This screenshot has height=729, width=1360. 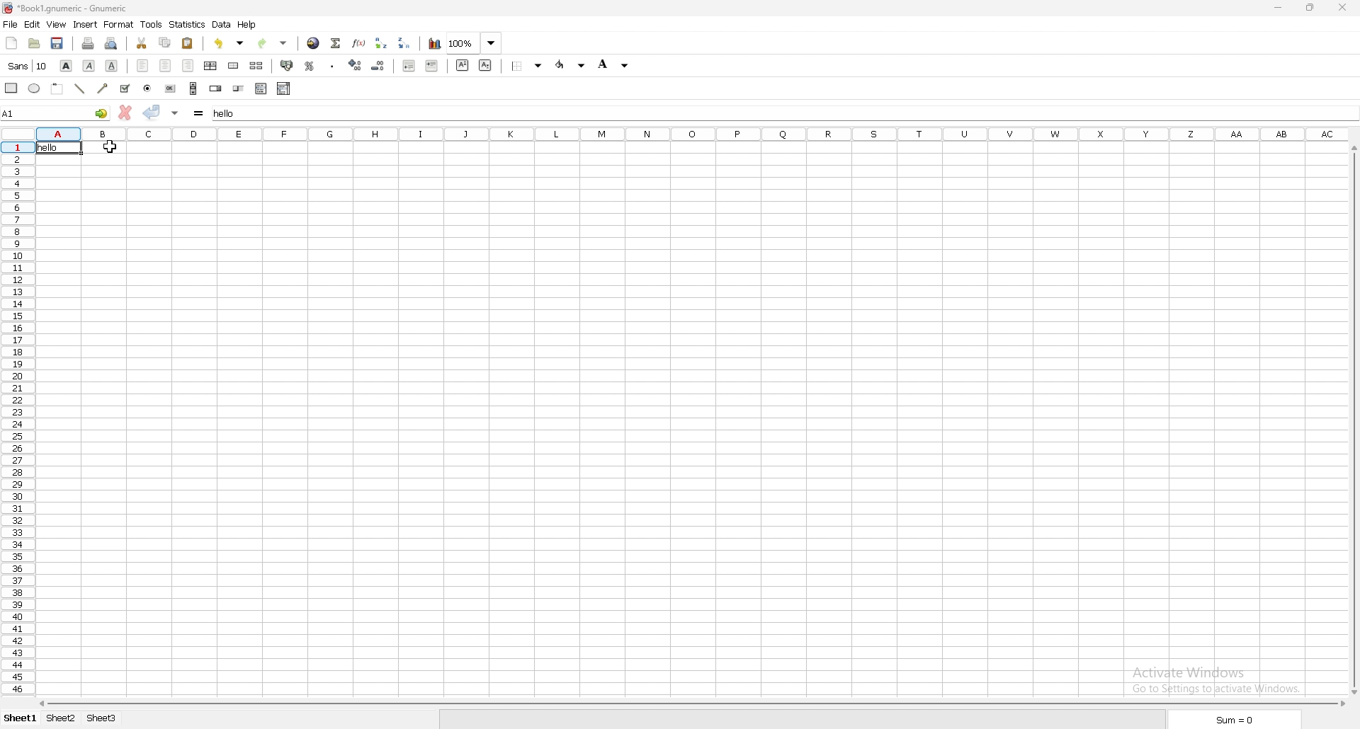 What do you see at coordinates (314, 42) in the screenshot?
I see `hyperlink` at bounding box center [314, 42].